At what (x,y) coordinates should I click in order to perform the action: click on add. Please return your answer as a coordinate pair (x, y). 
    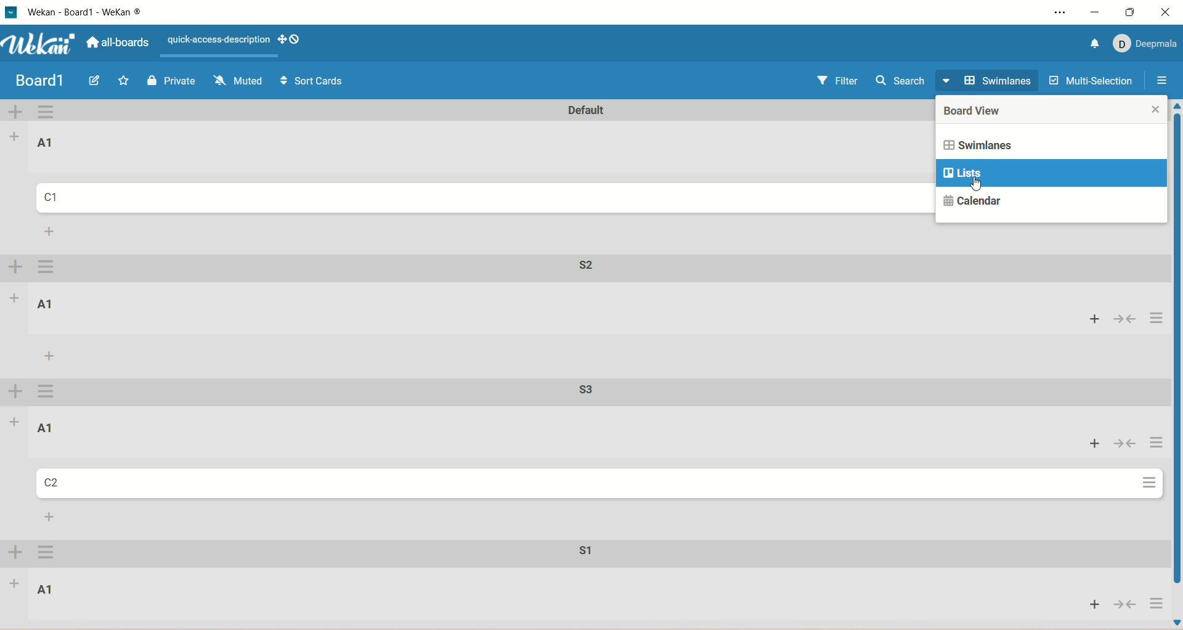
    Looking at the image, I should click on (1091, 321).